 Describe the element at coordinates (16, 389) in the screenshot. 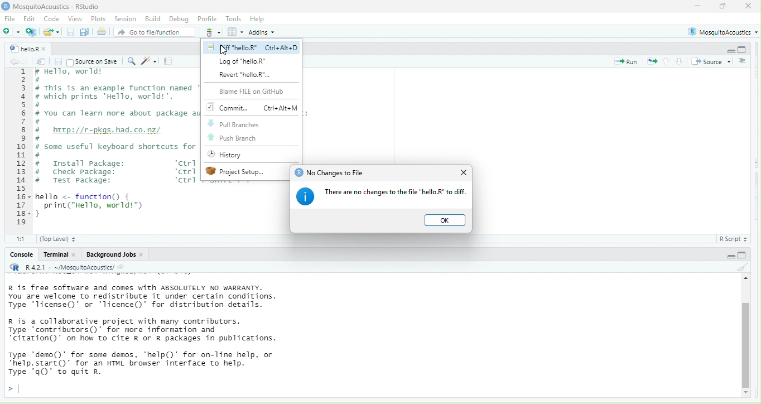

I see `typing cursor` at that location.